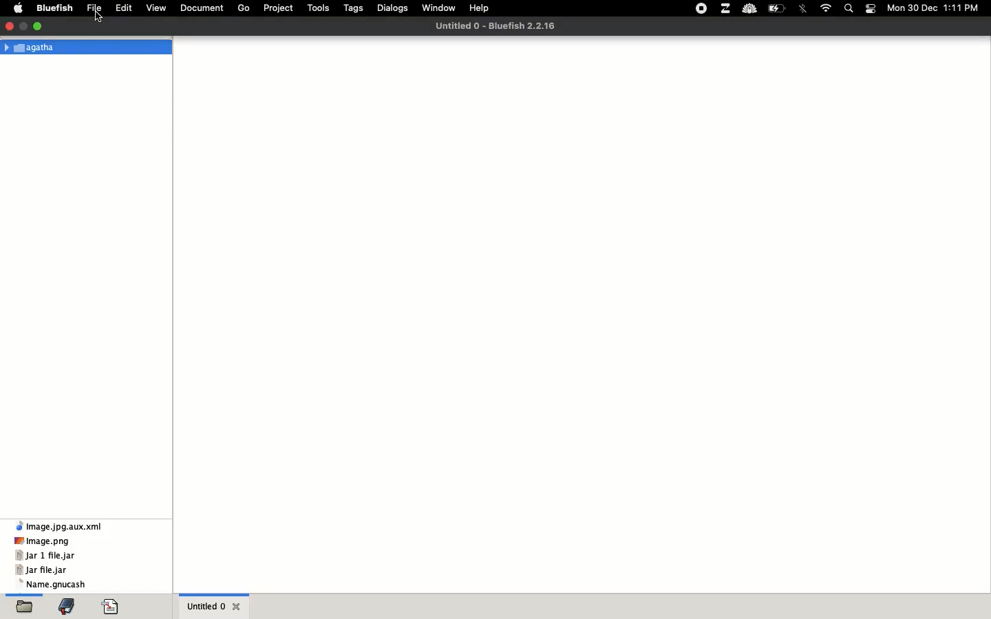 This screenshot has width=991, height=619. I want to click on jar 1 file.jar, so click(45, 556).